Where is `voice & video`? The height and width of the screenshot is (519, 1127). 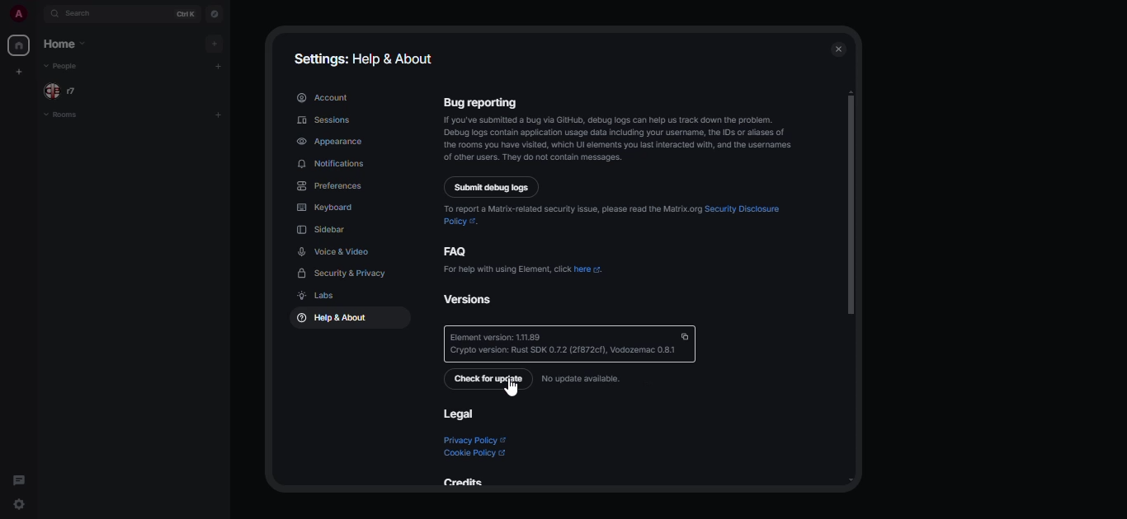 voice & video is located at coordinates (334, 251).